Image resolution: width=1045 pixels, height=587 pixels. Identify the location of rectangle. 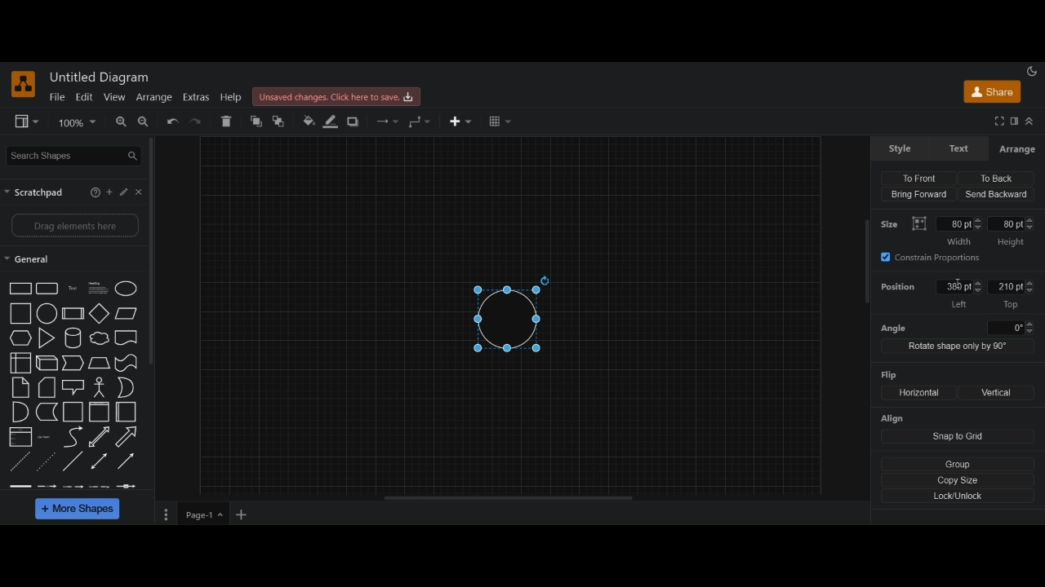
(47, 289).